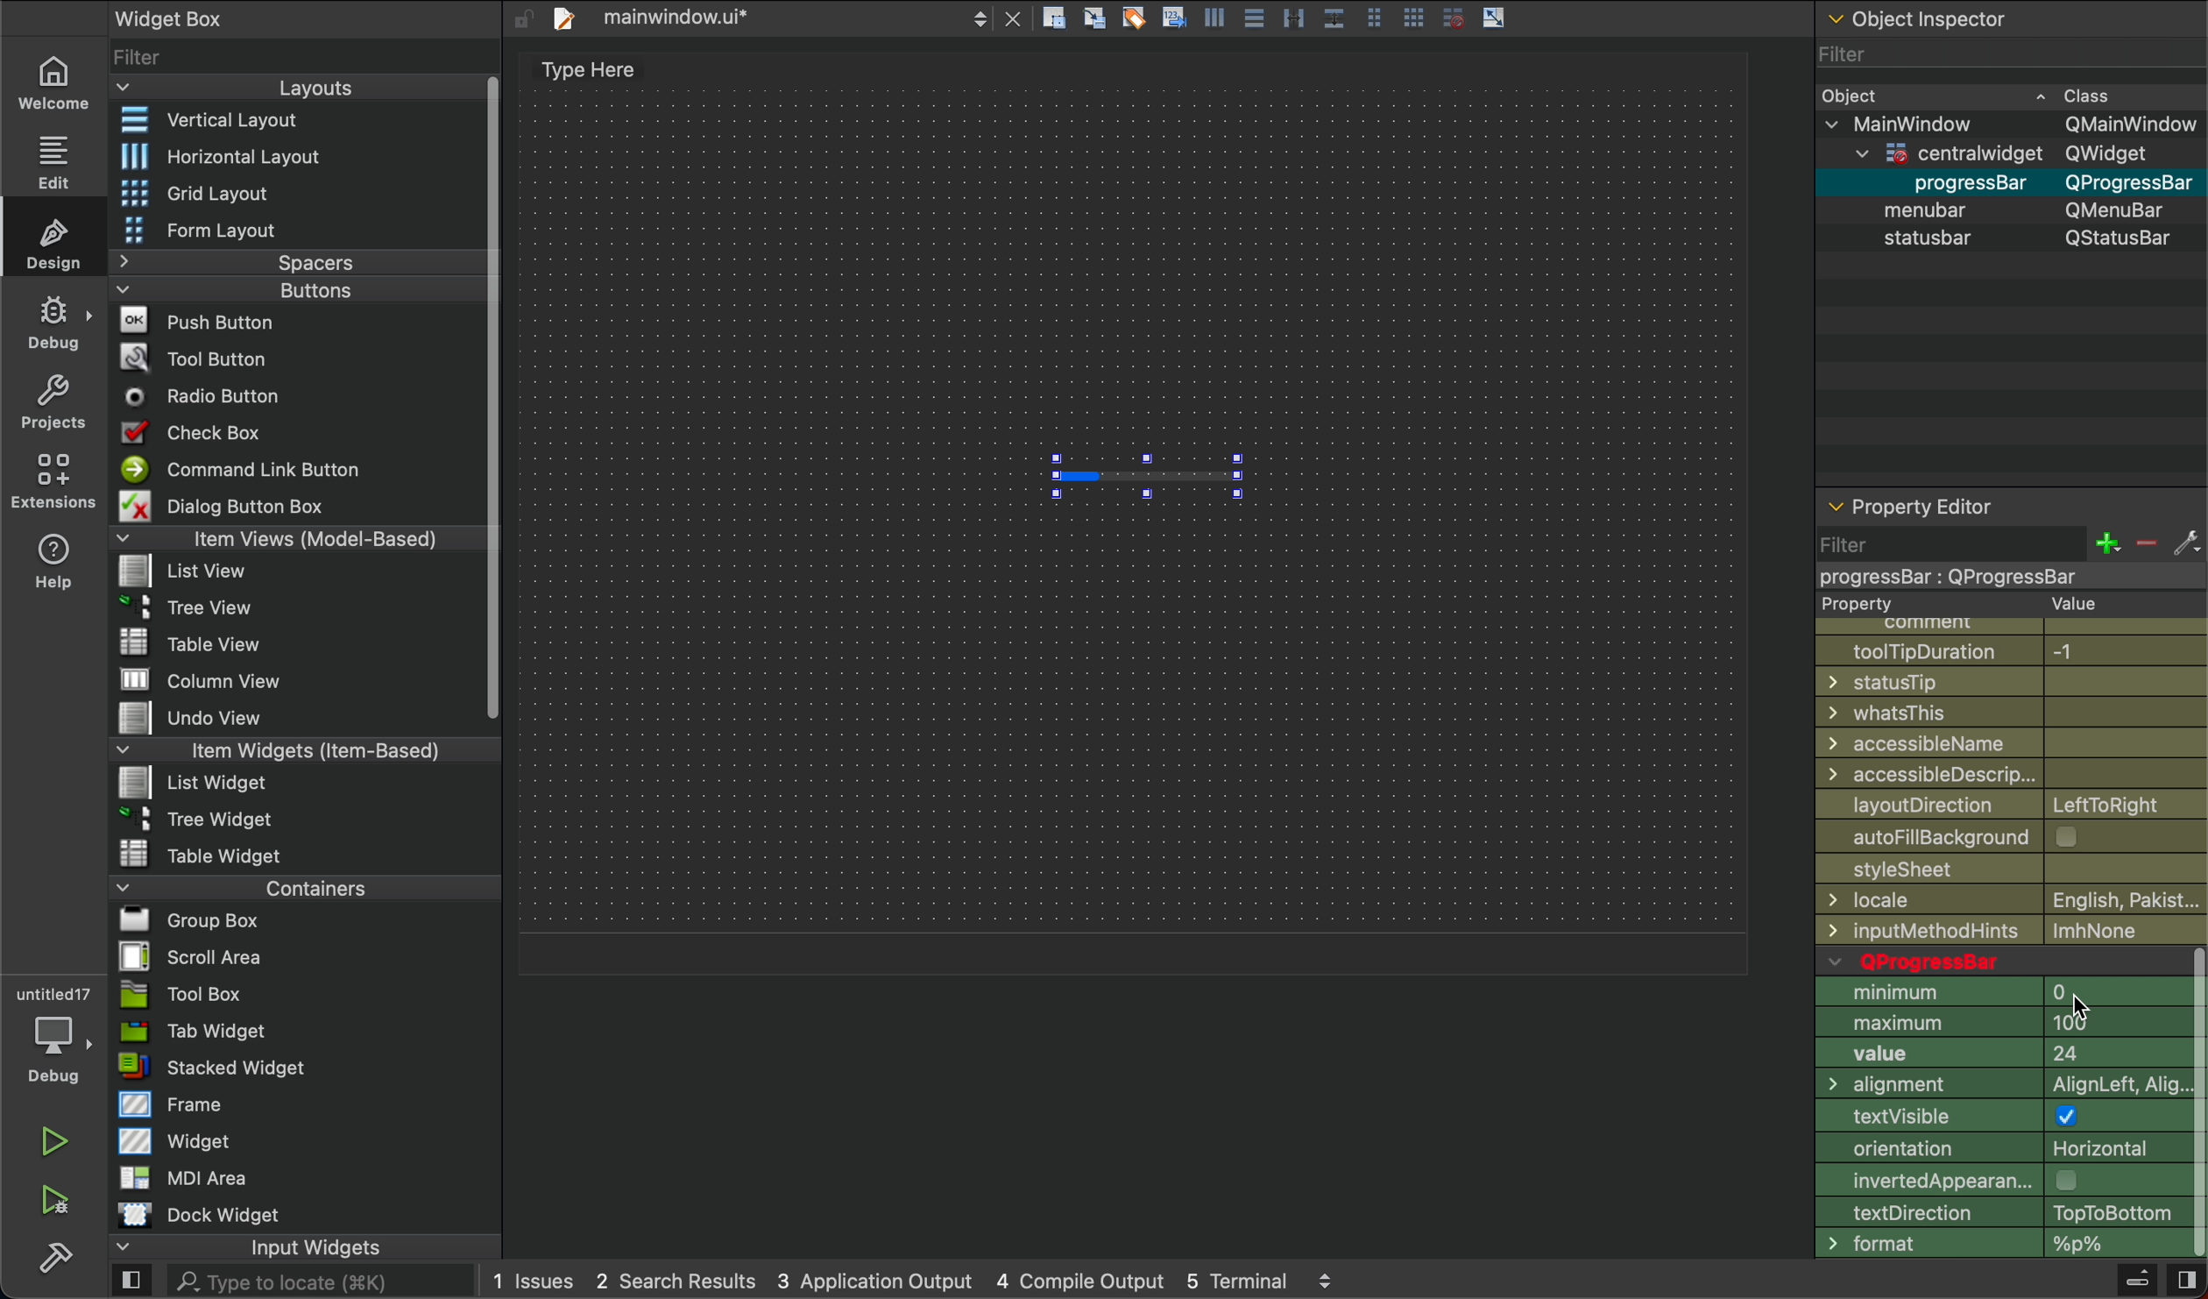 The image size is (2208, 1299). I want to click on widget box, so click(222, 17).